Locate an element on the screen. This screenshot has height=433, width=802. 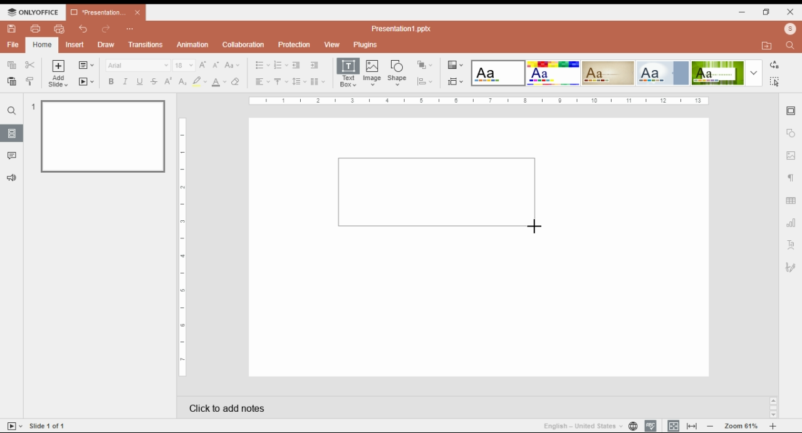
open file location is located at coordinates (769, 45).